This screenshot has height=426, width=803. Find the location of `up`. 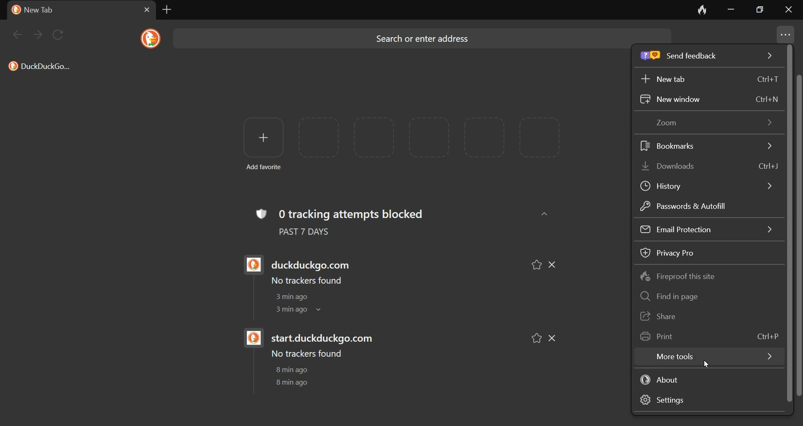

up is located at coordinates (546, 213).